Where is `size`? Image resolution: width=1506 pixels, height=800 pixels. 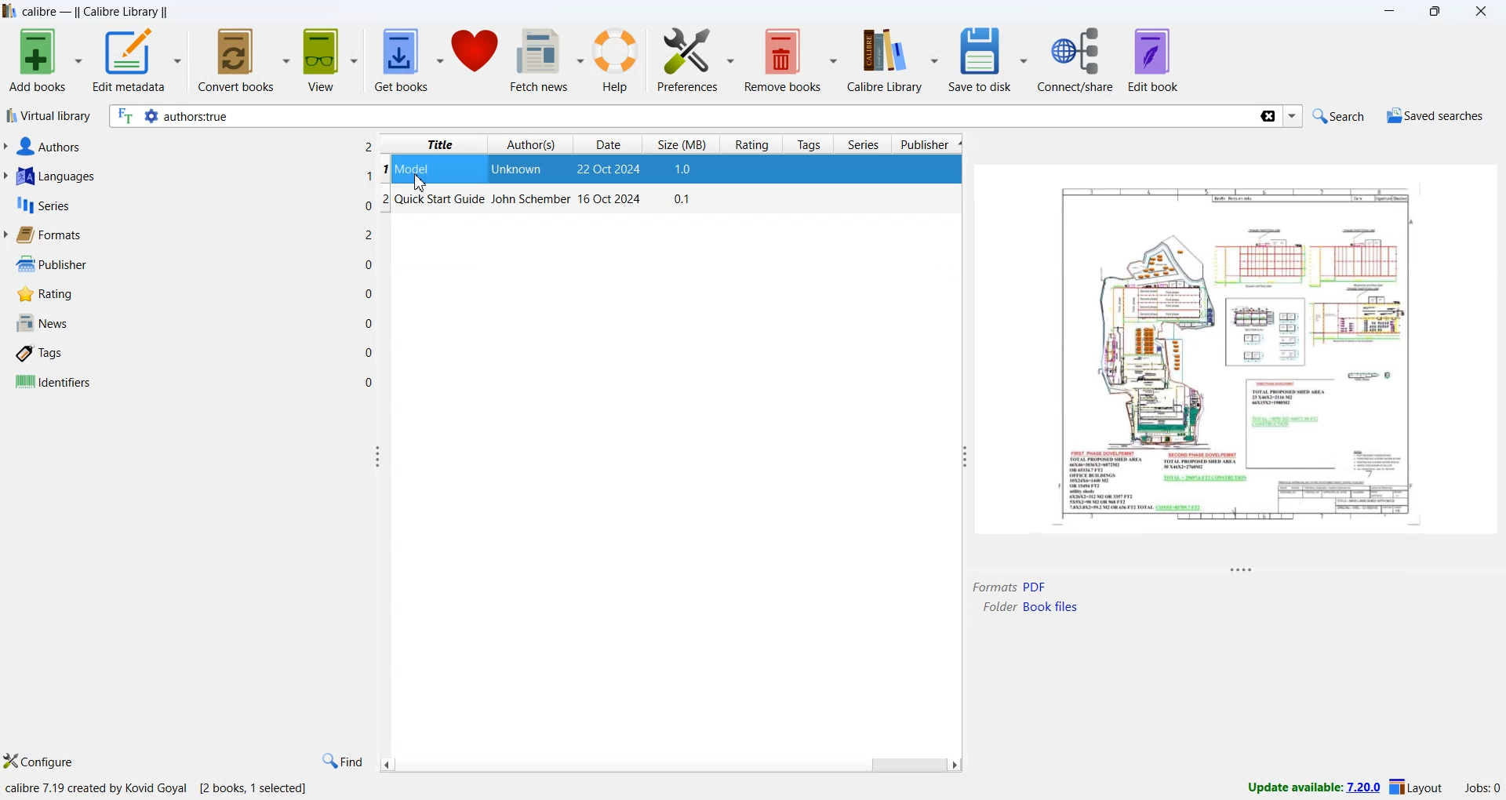 size is located at coordinates (685, 170).